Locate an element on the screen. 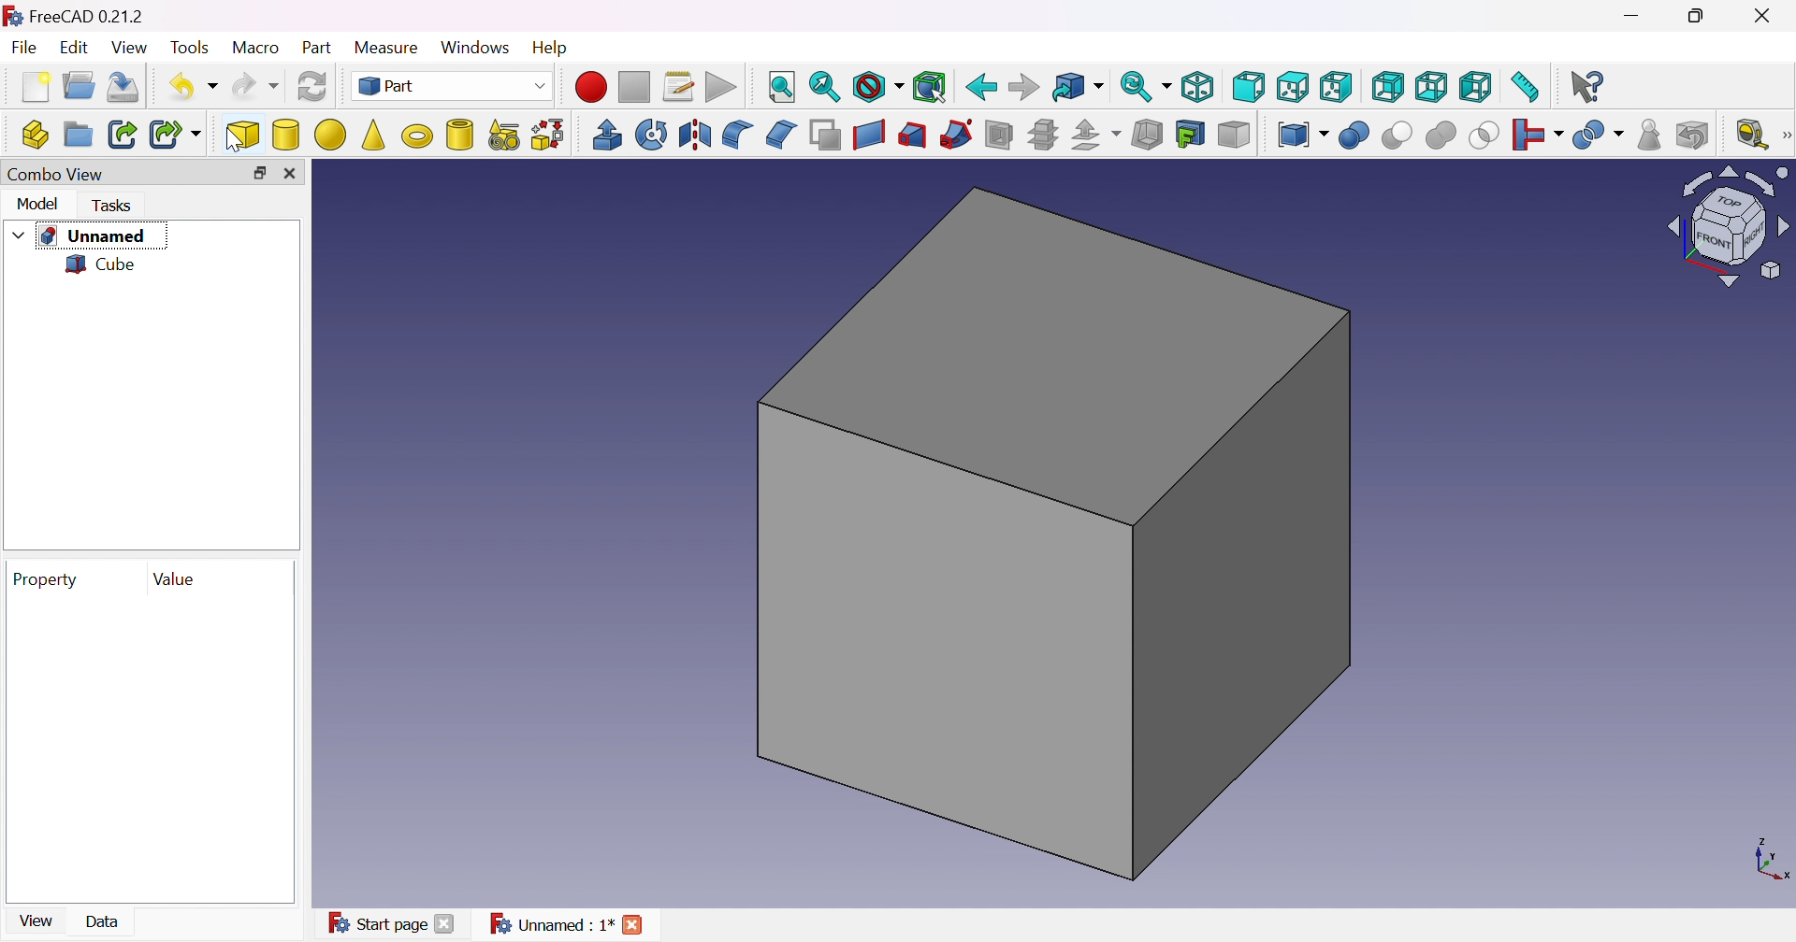 This screenshot has height=942, width=1796. Close is located at coordinates (289, 172).